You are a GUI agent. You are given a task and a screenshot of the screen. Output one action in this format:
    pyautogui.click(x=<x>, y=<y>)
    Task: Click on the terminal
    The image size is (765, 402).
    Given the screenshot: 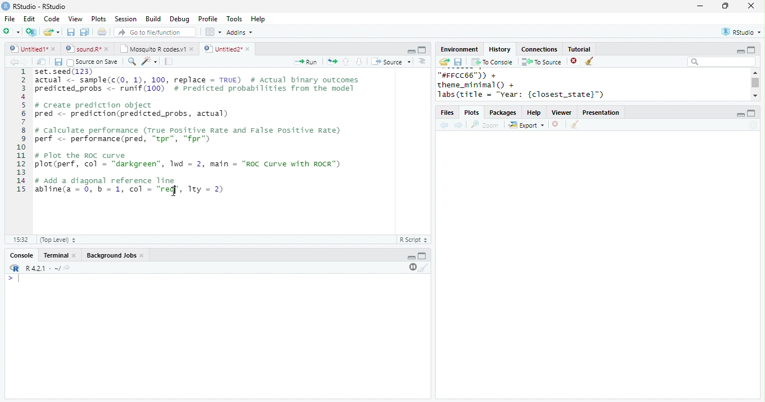 What is the action you would take?
    pyautogui.click(x=54, y=256)
    